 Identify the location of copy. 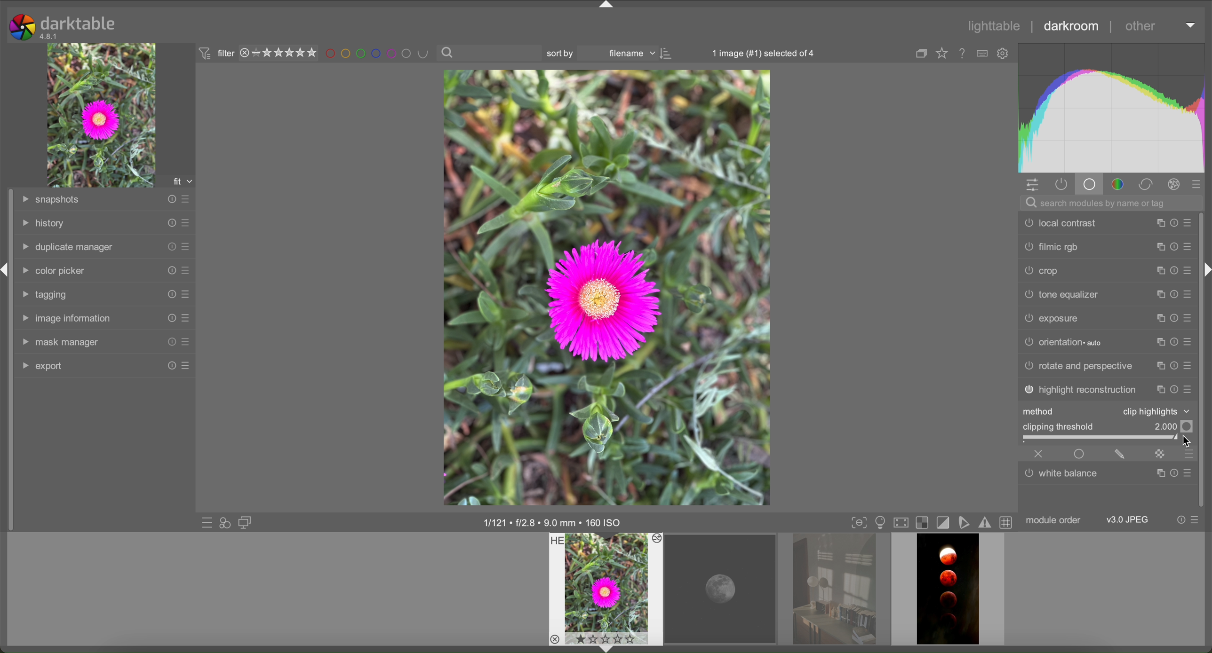
(1157, 294).